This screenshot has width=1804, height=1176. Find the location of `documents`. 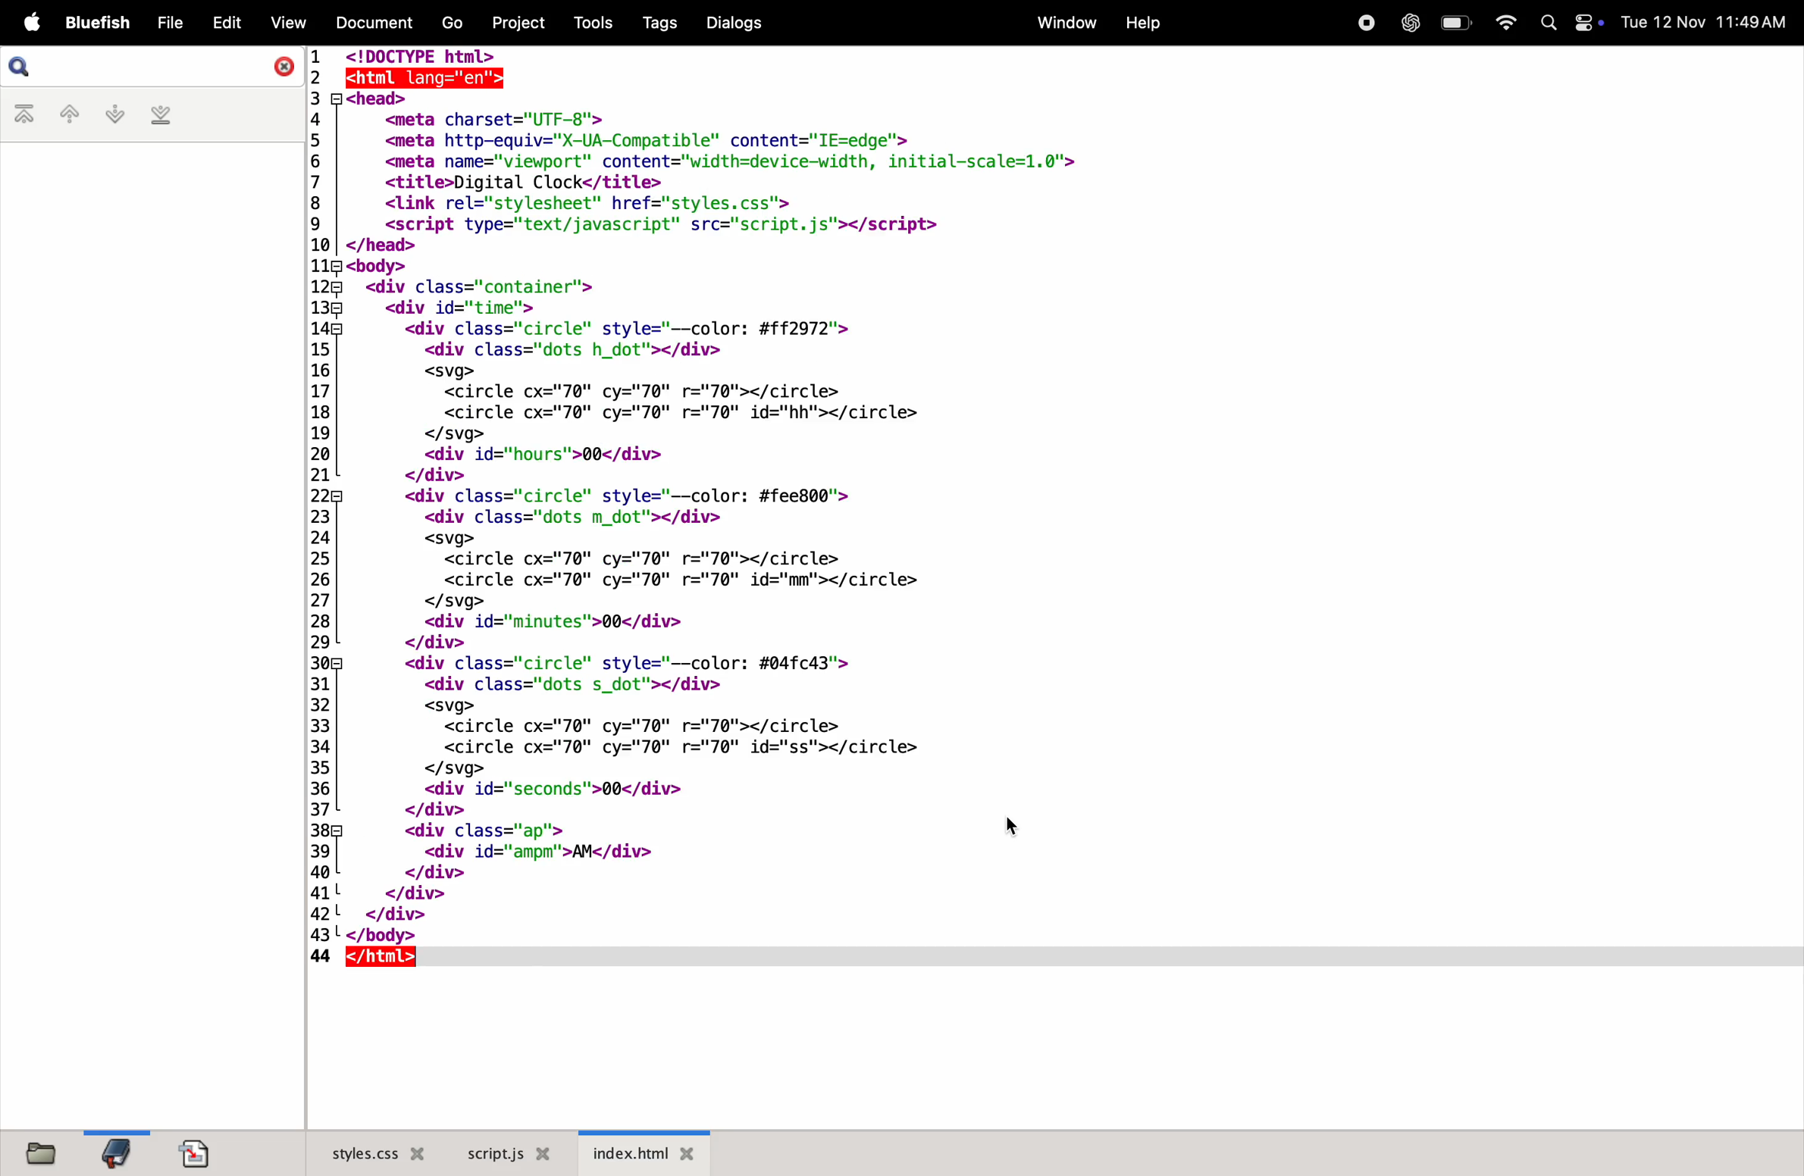

documents is located at coordinates (370, 22).